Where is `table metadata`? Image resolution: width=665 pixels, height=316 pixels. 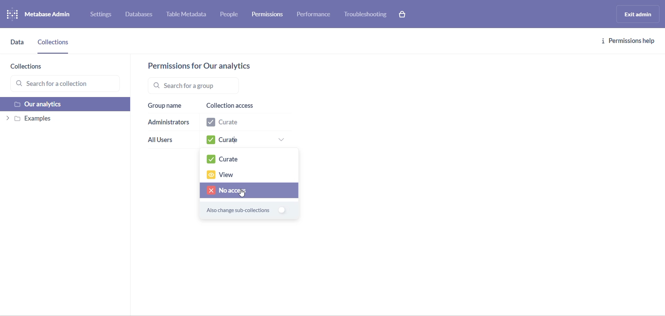
table metadata is located at coordinates (190, 15).